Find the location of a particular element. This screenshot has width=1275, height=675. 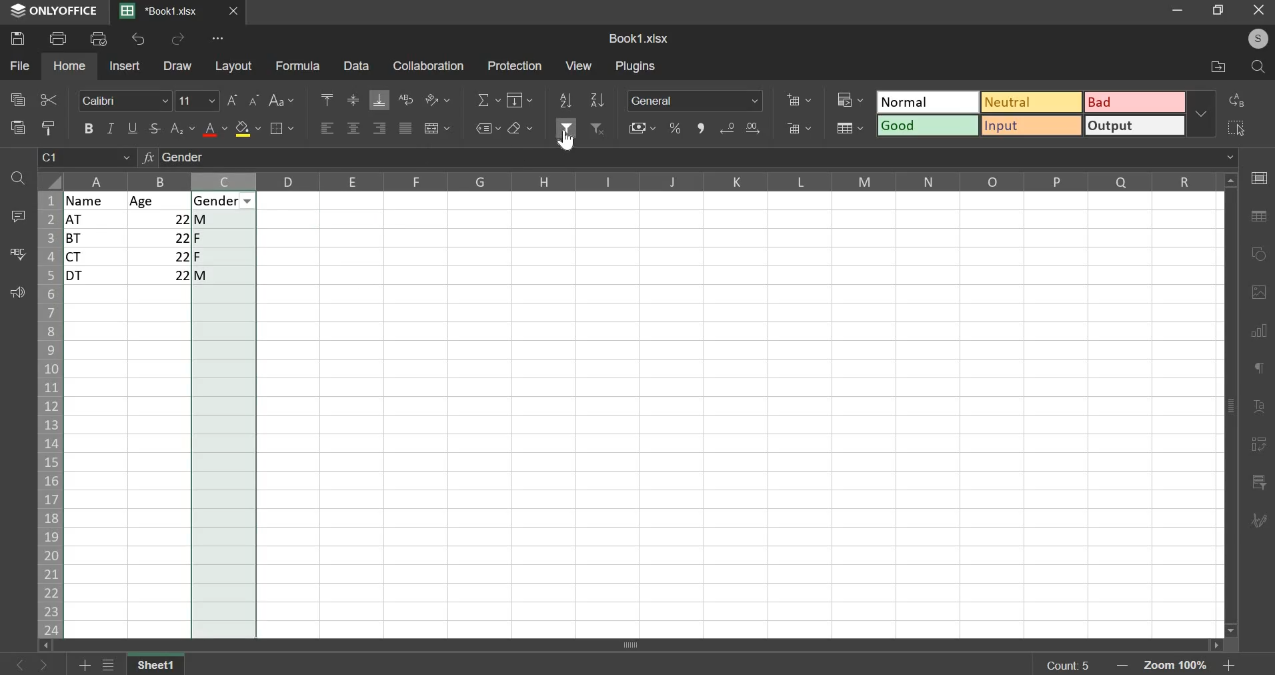

table is located at coordinates (1257, 217).